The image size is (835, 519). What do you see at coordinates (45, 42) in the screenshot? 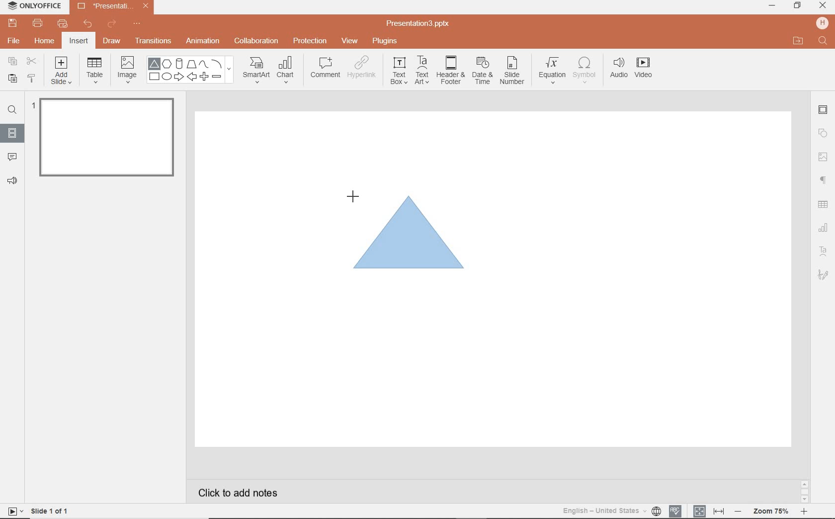
I see `HOME` at bounding box center [45, 42].